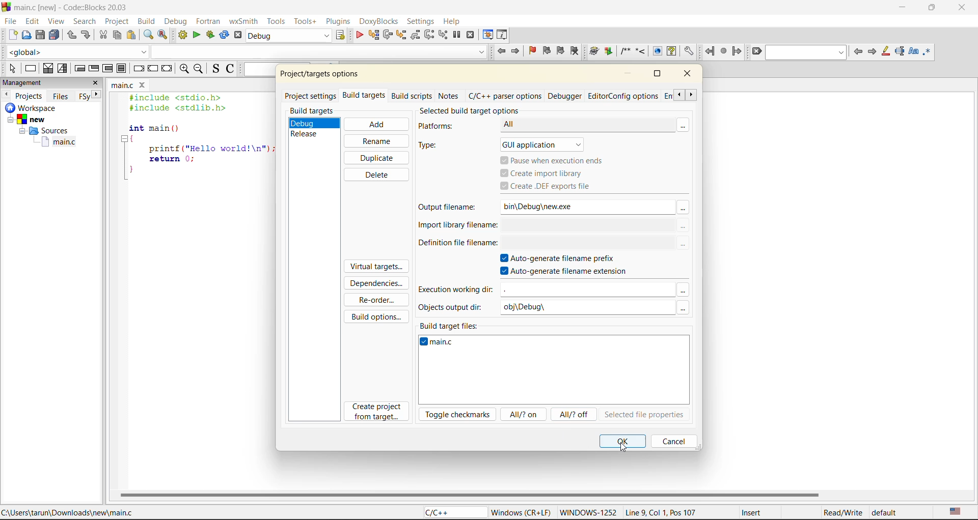 Image resolution: width=978 pixels, height=520 pixels. I want to click on return instruction, so click(168, 70).